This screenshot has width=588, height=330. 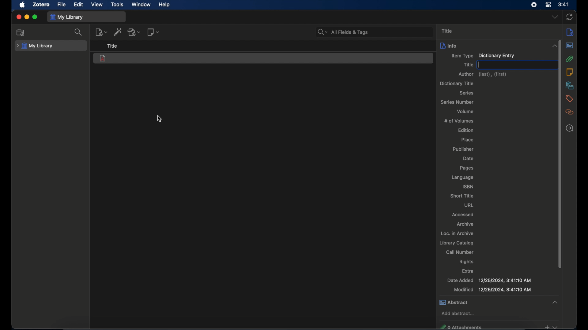 What do you see at coordinates (570, 59) in the screenshot?
I see `attachments` at bounding box center [570, 59].